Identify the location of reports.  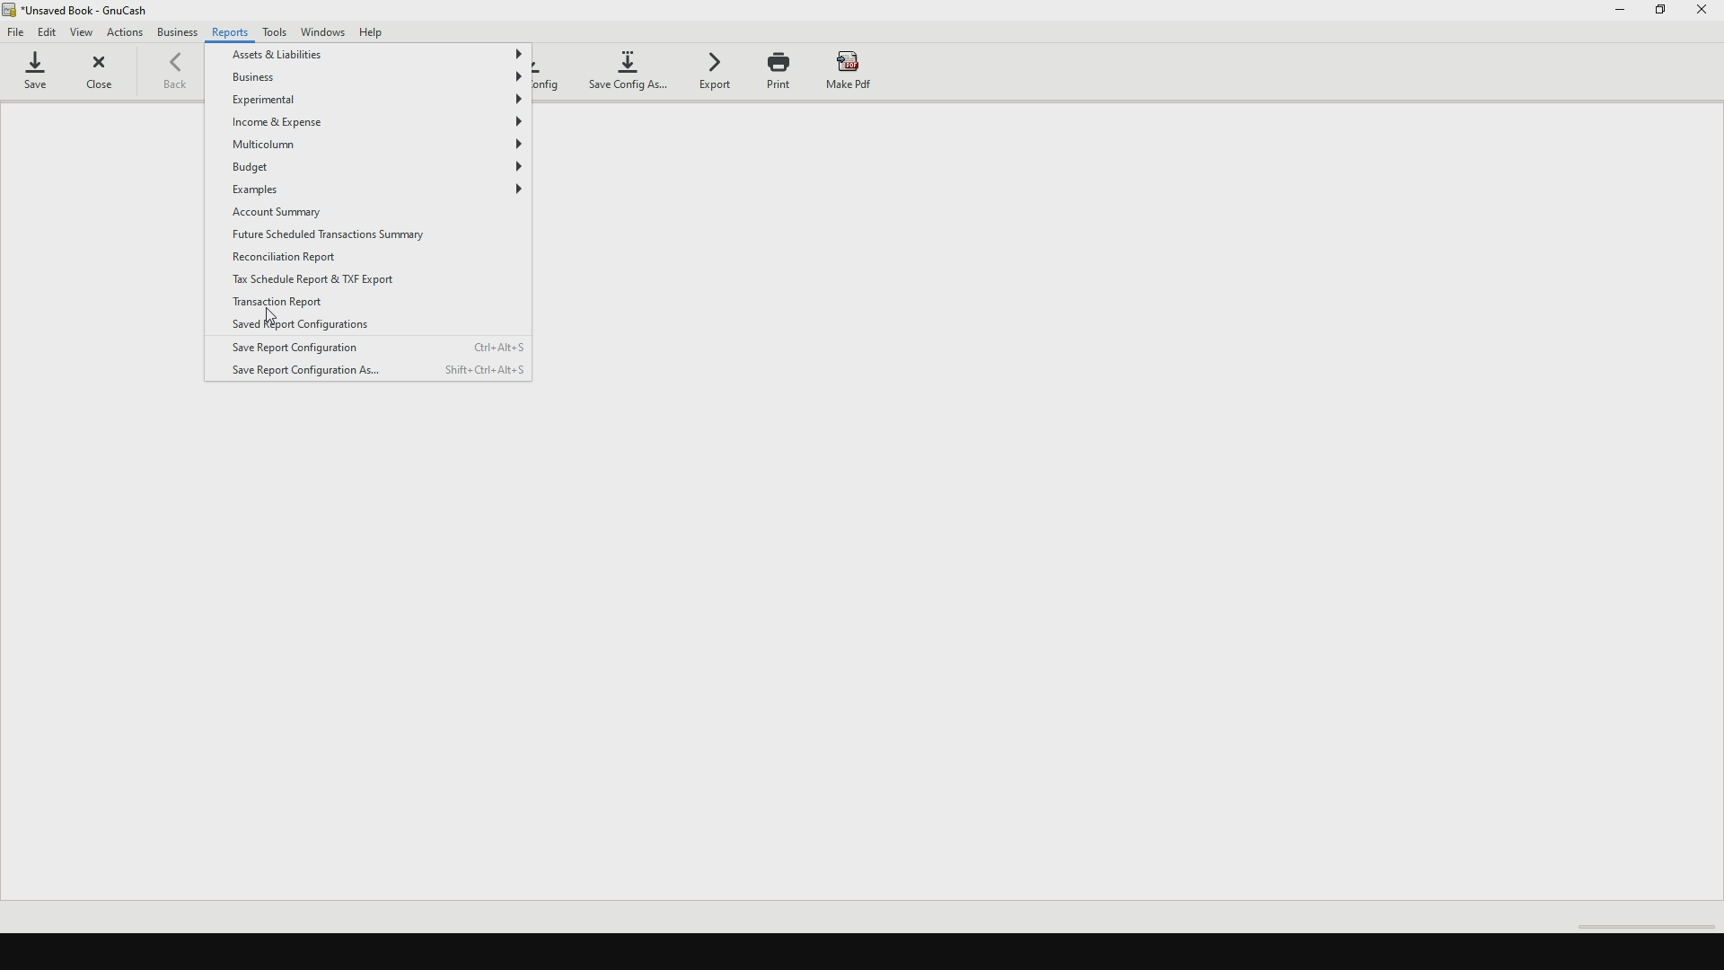
(231, 35).